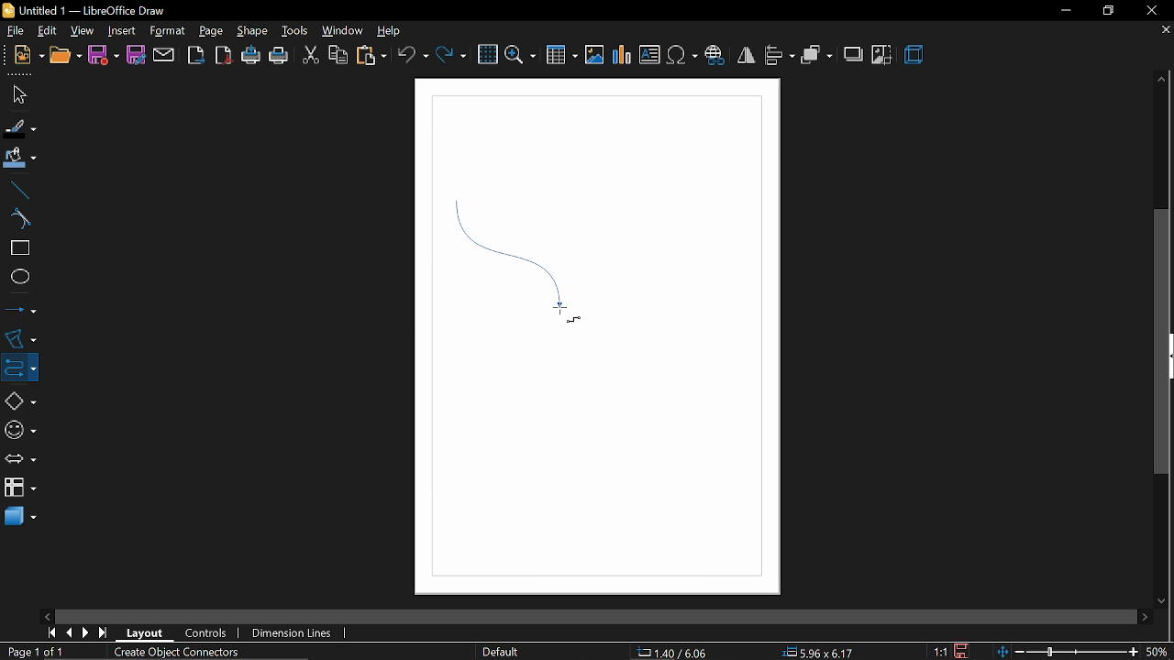 The height and width of the screenshot is (660, 1174). Describe the element at coordinates (679, 653) in the screenshot. I see `1.40/6.06` at that location.